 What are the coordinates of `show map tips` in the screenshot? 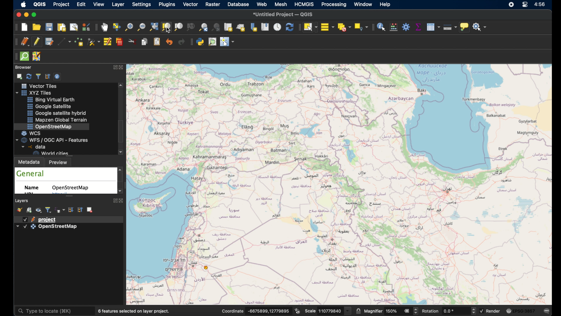 It's located at (464, 28).